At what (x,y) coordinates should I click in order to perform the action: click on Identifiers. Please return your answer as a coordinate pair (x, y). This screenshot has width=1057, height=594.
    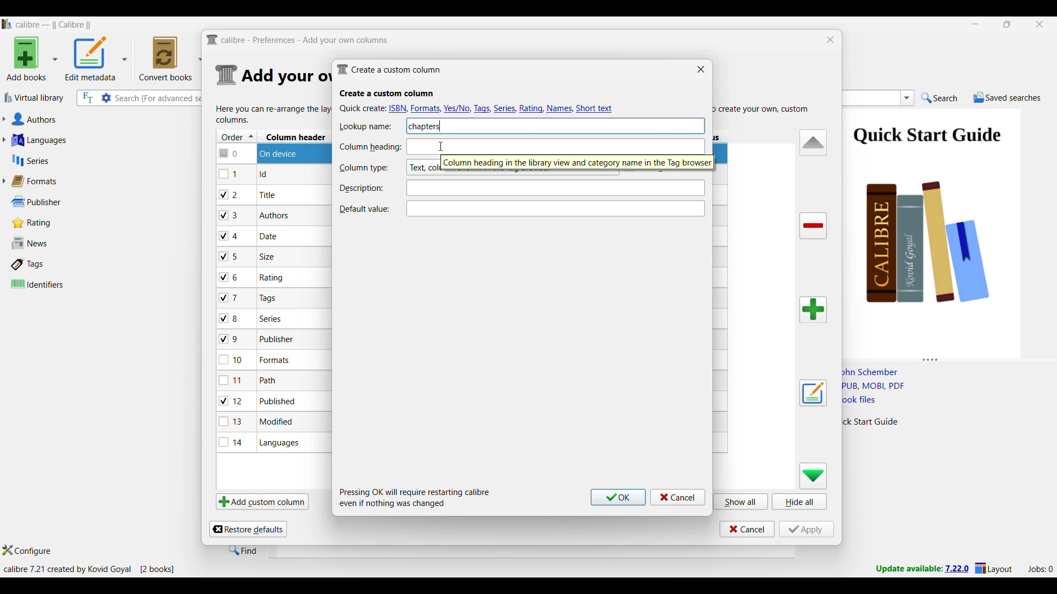
    Looking at the image, I should click on (54, 284).